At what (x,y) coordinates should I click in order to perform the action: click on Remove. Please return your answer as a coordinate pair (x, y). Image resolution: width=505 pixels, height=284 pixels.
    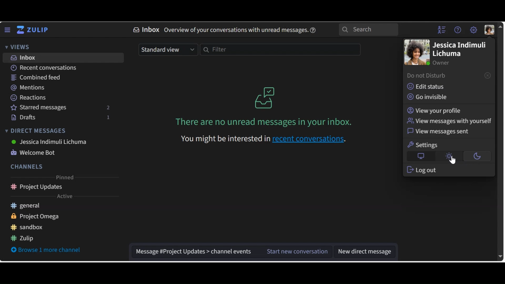
    Looking at the image, I should click on (487, 75).